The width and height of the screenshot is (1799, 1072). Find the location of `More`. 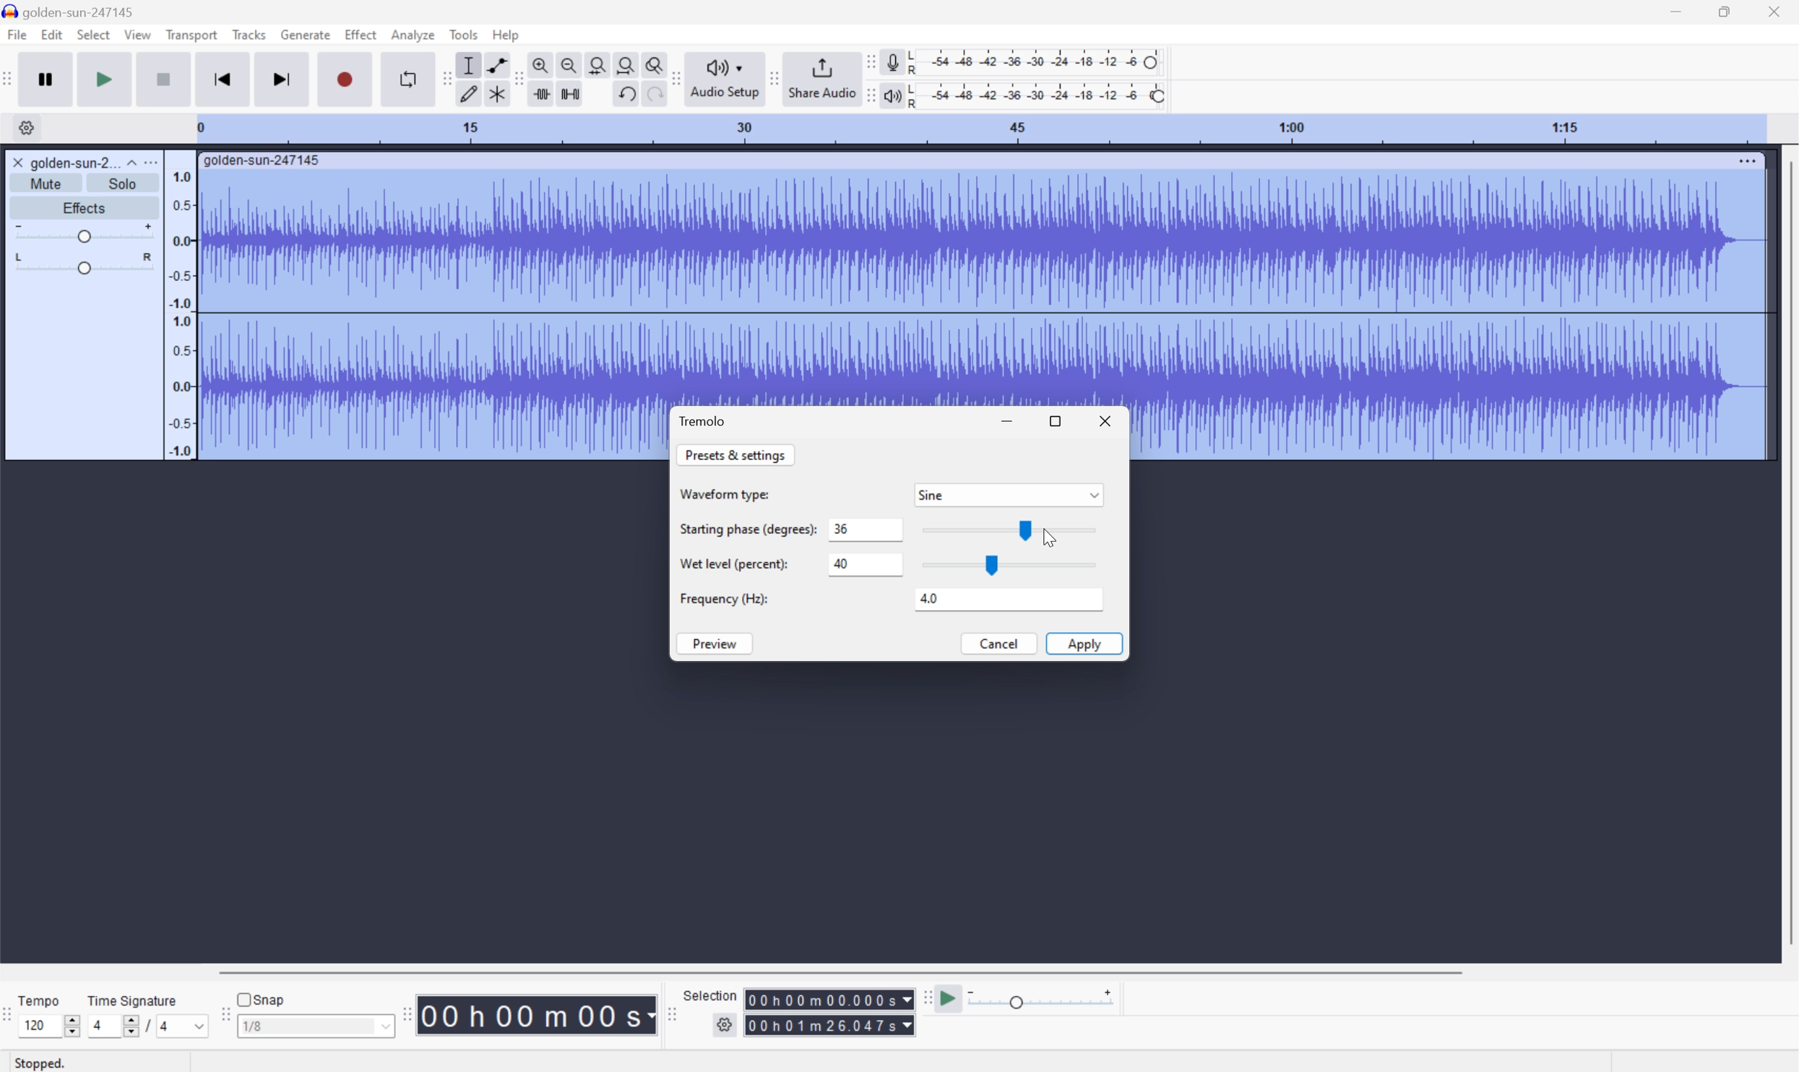

More is located at coordinates (154, 160).